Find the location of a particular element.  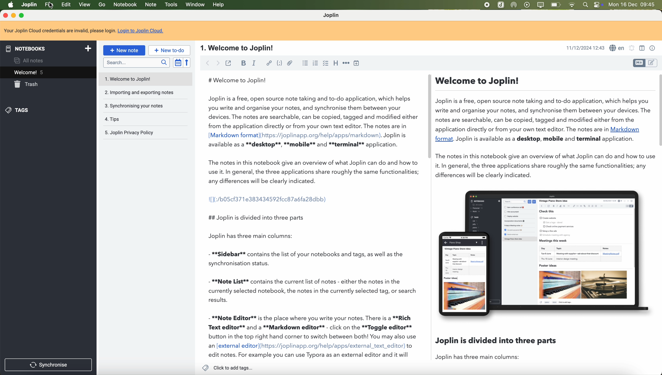

maximize is located at coordinates (23, 16).